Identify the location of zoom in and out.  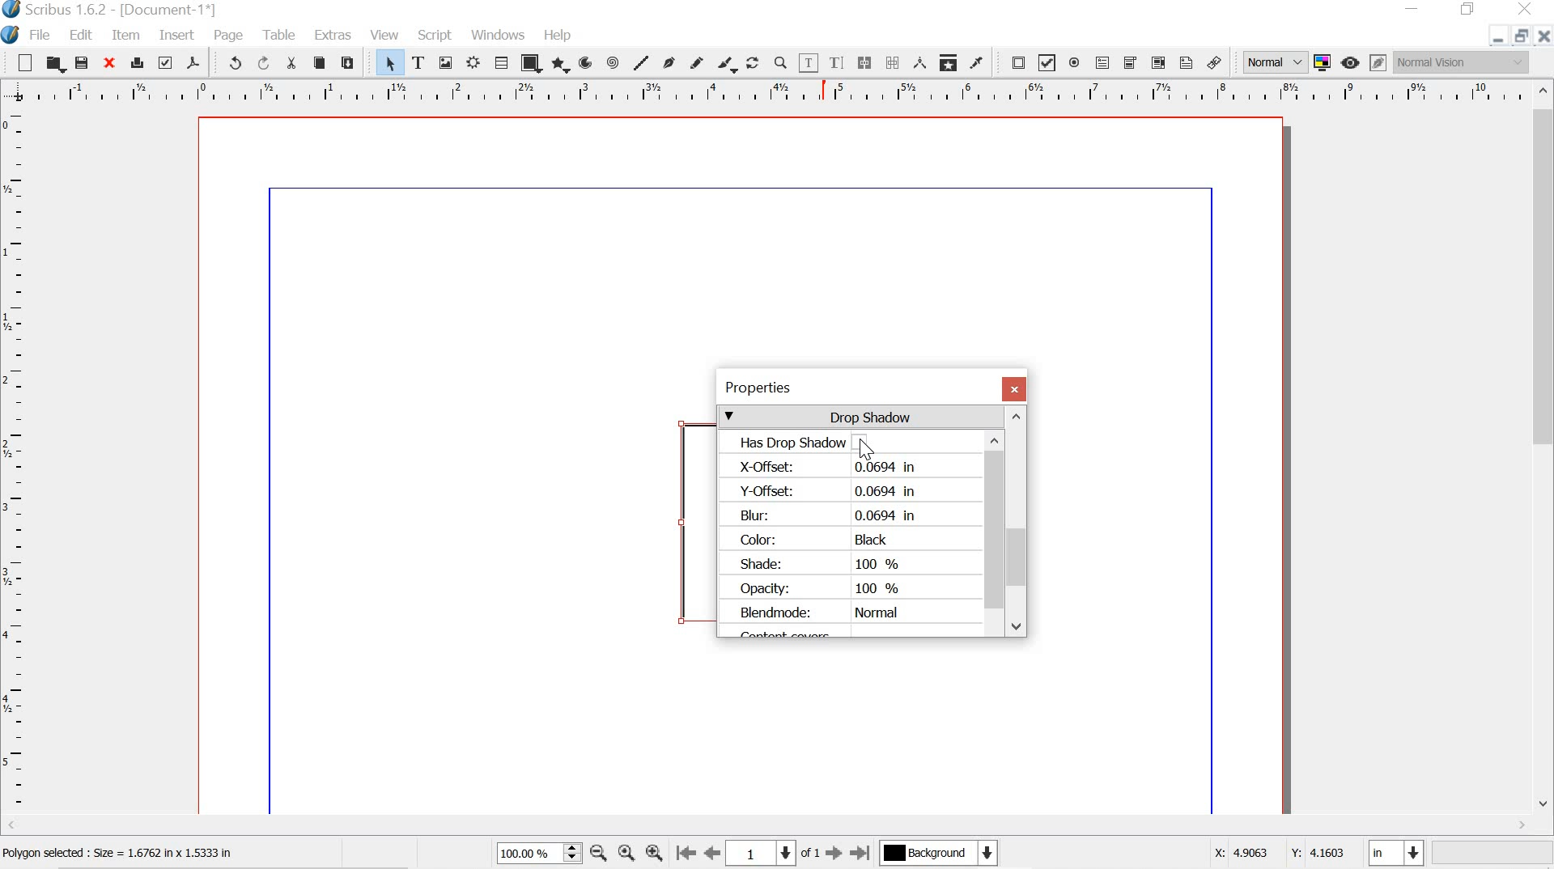
(573, 853).